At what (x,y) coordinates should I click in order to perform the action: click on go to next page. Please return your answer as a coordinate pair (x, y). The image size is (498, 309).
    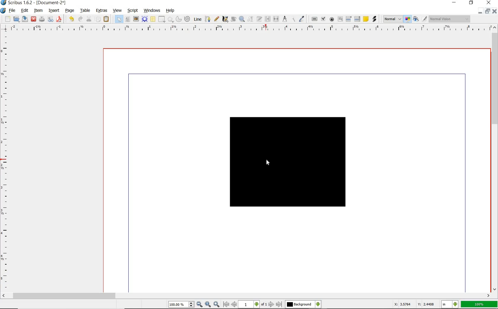
    Looking at the image, I should click on (271, 305).